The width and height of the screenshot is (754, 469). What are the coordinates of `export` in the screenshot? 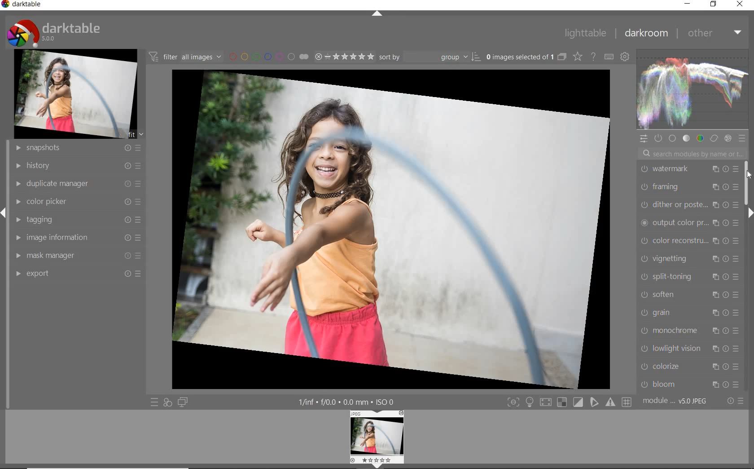 It's located at (79, 273).